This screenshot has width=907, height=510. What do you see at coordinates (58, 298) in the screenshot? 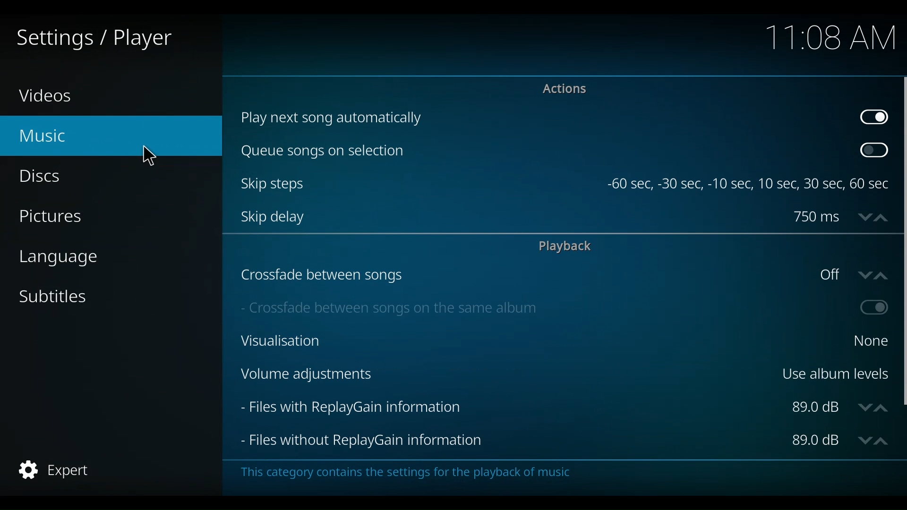
I see `Subtitles` at bounding box center [58, 298].